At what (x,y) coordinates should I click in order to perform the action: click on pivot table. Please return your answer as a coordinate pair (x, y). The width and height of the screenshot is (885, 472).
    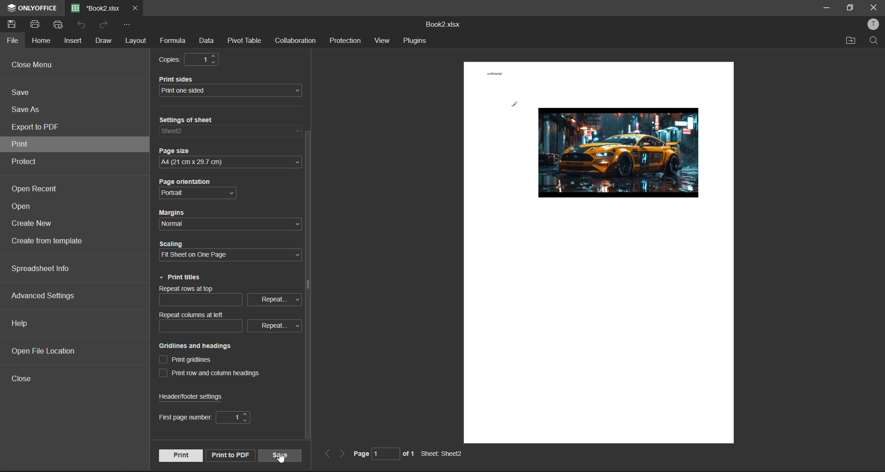
    Looking at the image, I should click on (245, 42).